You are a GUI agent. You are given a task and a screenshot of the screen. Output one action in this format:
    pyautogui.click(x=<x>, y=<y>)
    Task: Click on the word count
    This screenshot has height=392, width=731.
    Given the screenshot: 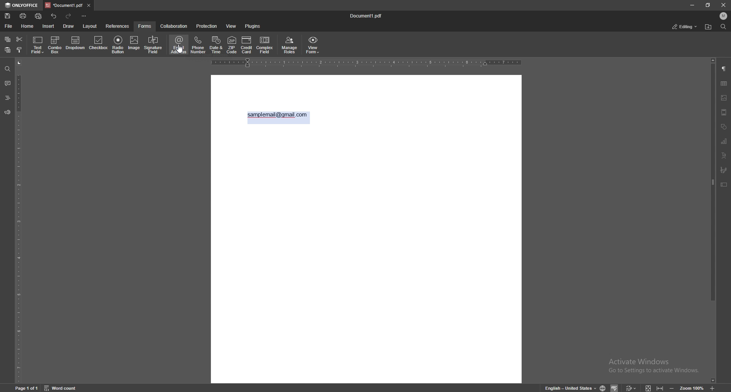 What is the action you would take?
    pyautogui.click(x=61, y=387)
    